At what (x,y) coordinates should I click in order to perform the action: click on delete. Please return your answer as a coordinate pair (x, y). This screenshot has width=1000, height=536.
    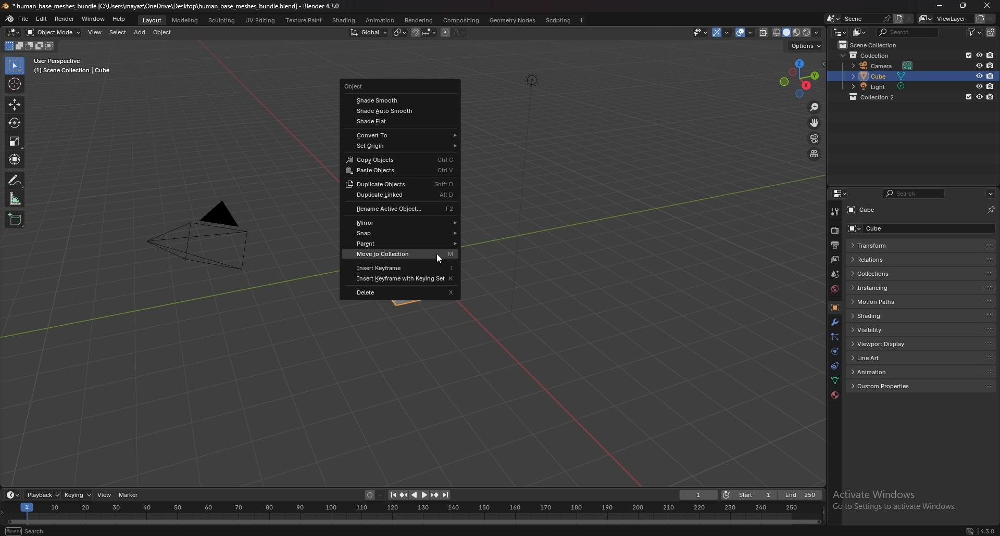
    Looking at the image, I should click on (401, 291).